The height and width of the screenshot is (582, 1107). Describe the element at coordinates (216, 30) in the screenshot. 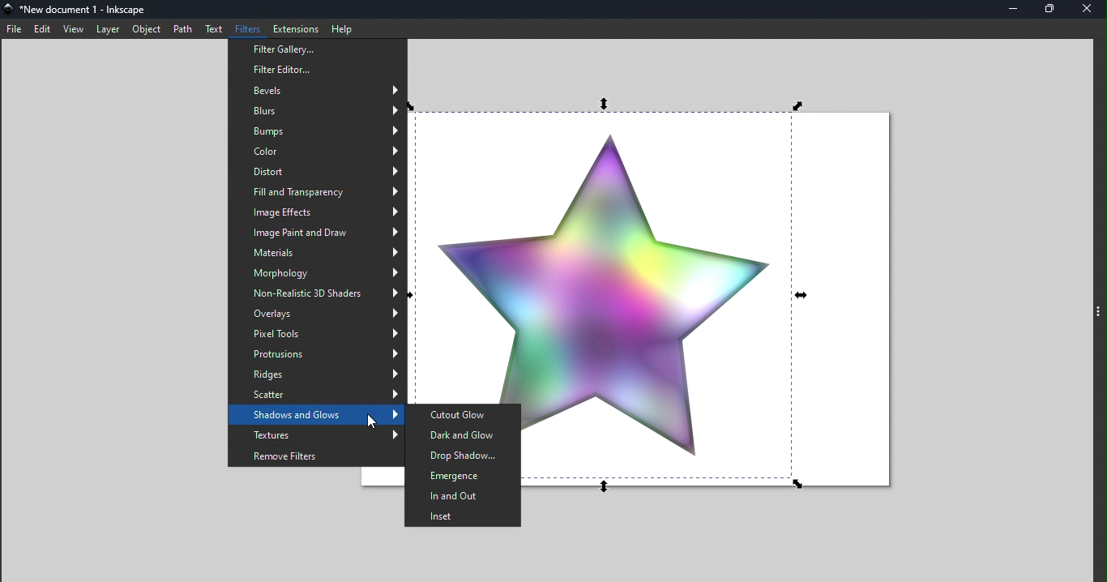

I see `Text` at that location.